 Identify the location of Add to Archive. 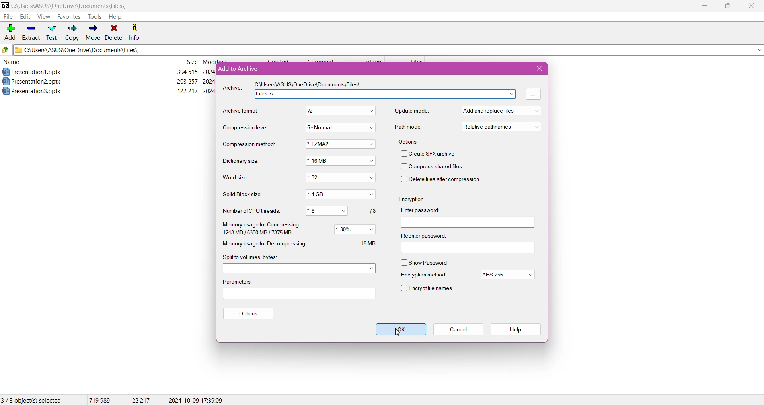
(240, 69).